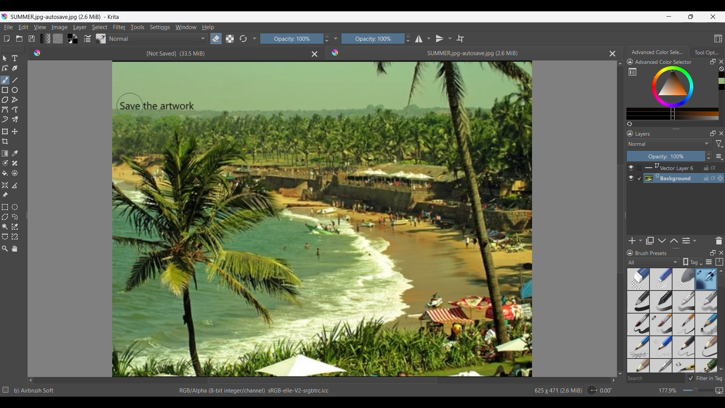 The height and width of the screenshot is (408, 725). I want to click on Float layers panel, so click(711, 134).